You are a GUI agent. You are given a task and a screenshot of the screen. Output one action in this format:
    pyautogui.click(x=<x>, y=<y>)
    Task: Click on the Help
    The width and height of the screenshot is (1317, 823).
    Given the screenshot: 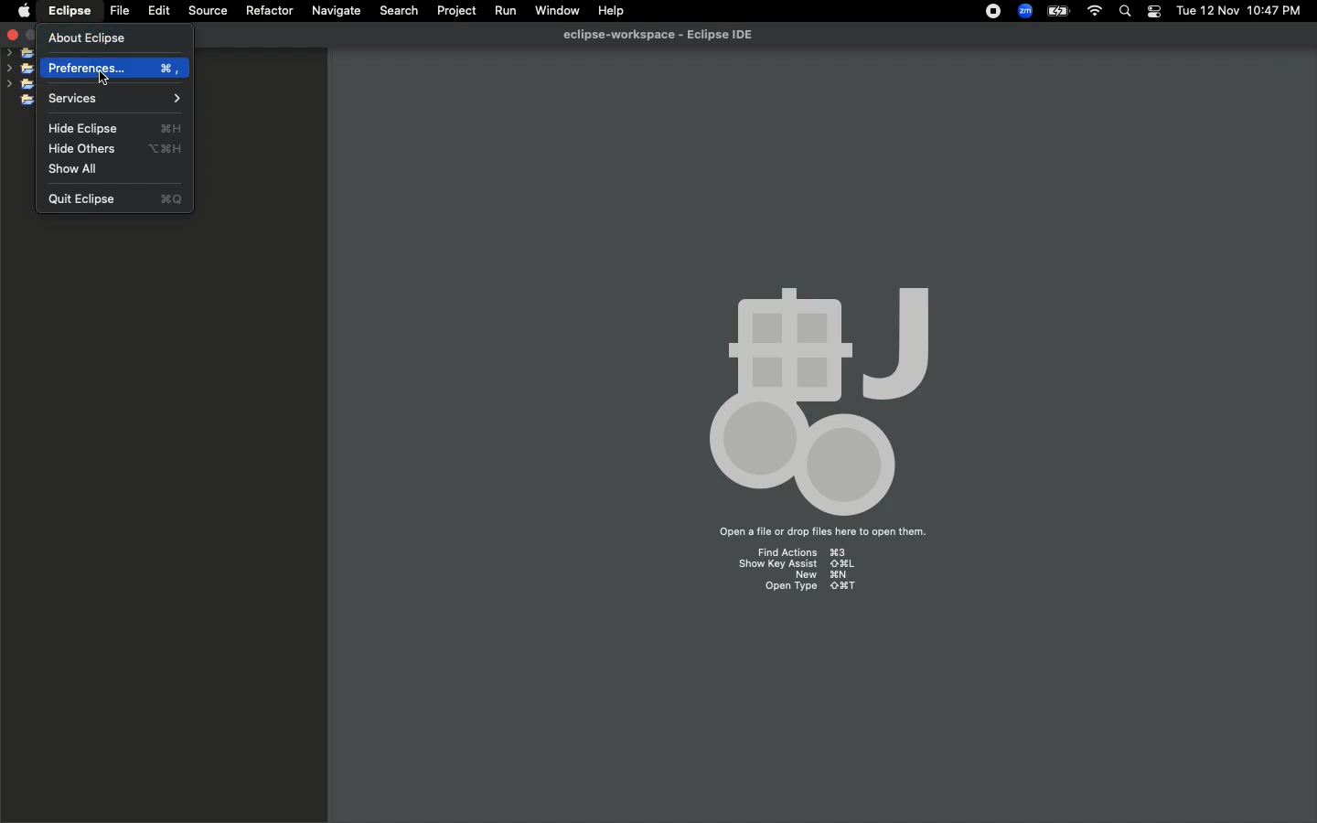 What is the action you would take?
    pyautogui.click(x=611, y=11)
    